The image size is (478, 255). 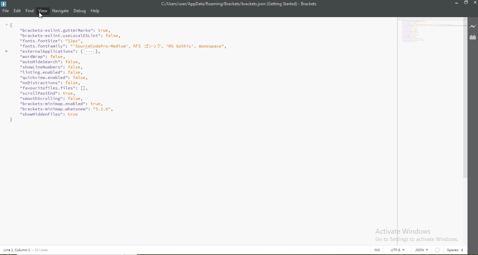 What do you see at coordinates (28, 250) in the screenshot?
I see `Line code data` at bounding box center [28, 250].